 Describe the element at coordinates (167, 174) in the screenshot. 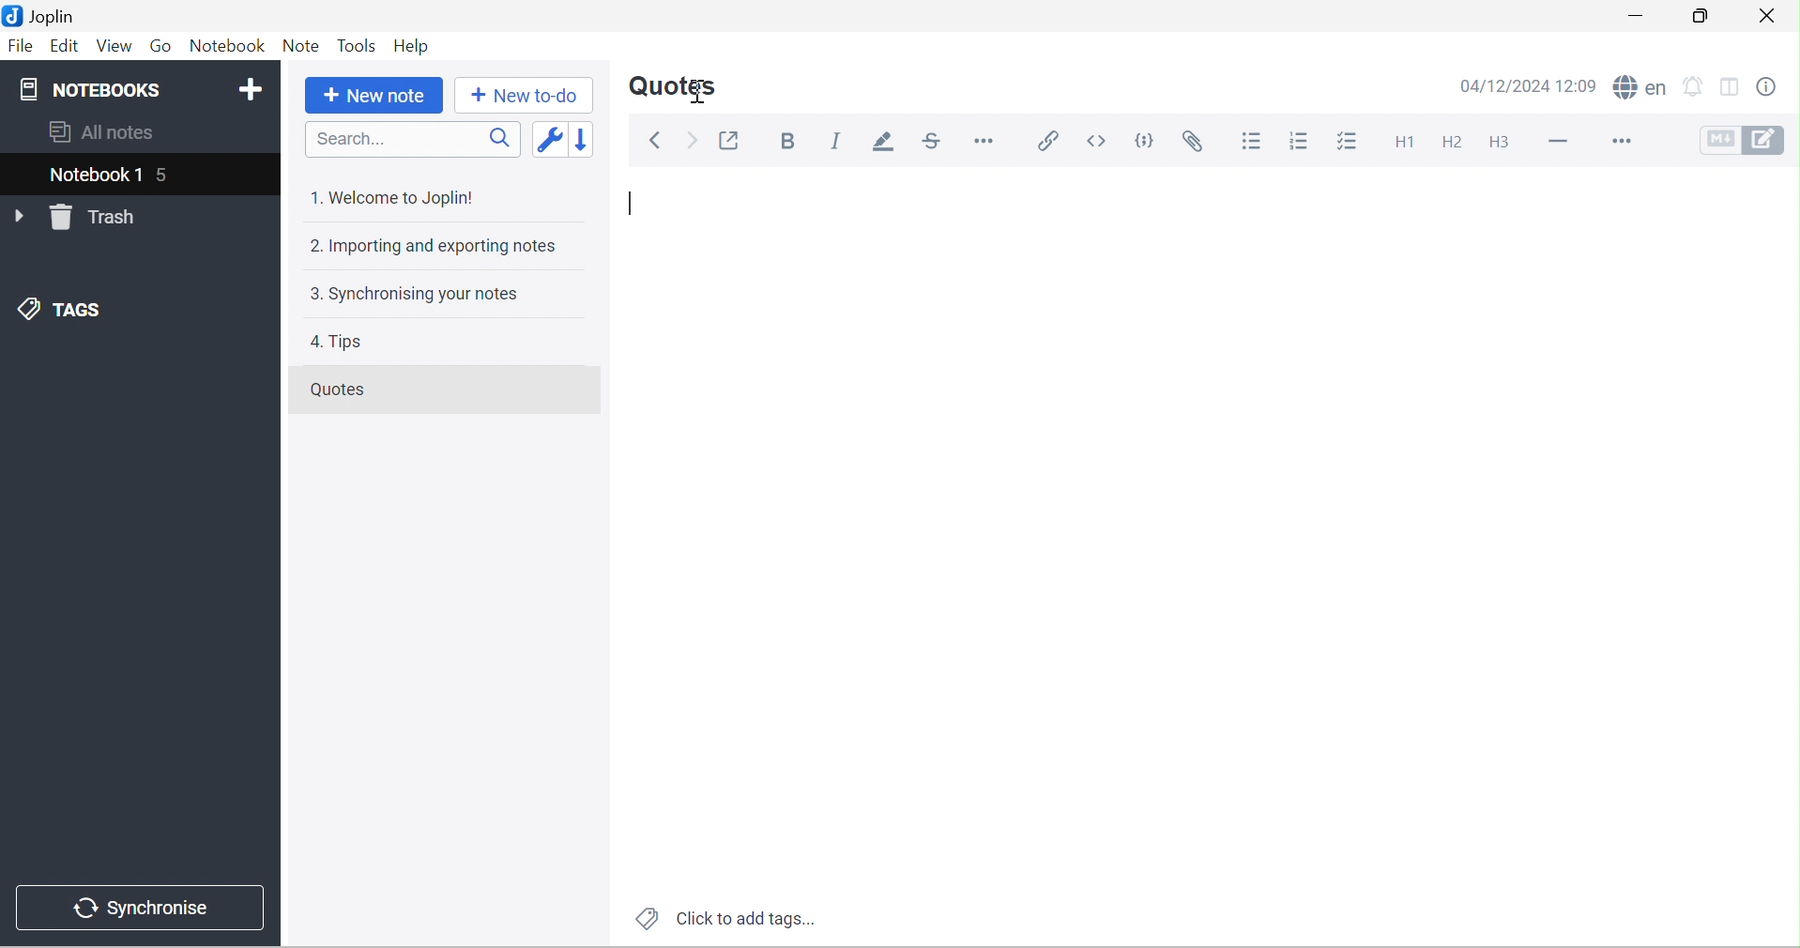

I see `5` at that location.